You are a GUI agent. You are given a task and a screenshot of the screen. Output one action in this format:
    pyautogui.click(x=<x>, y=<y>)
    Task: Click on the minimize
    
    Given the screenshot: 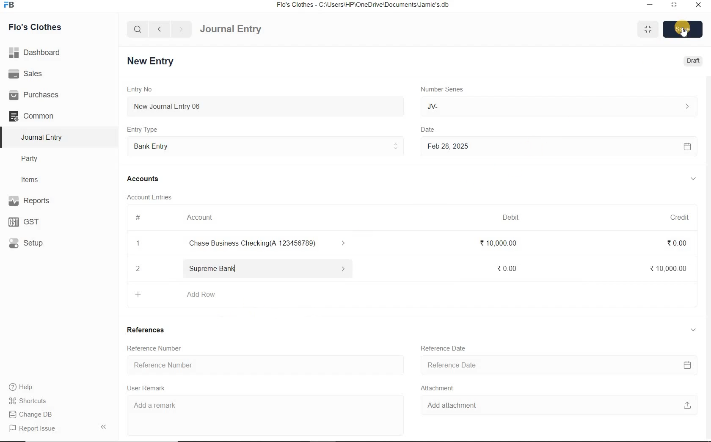 What is the action you would take?
    pyautogui.click(x=649, y=4)
    